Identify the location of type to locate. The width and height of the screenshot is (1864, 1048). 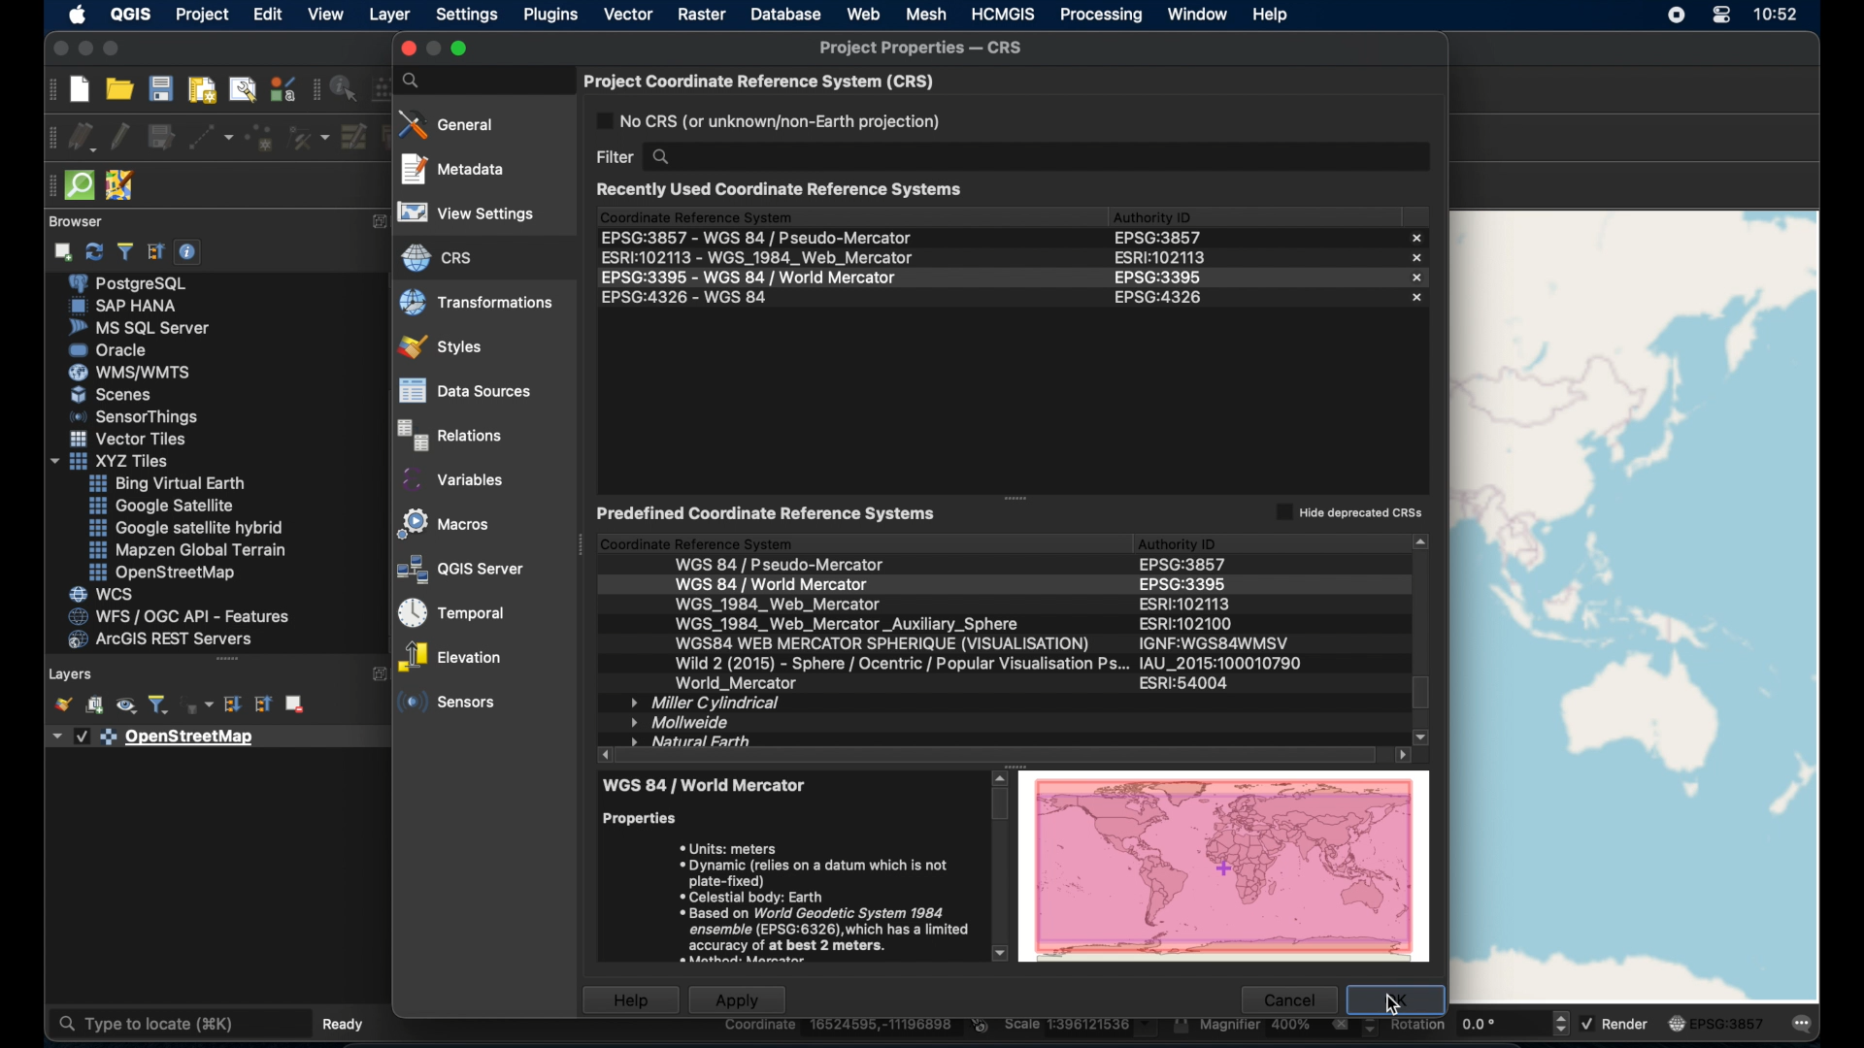
(179, 1023).